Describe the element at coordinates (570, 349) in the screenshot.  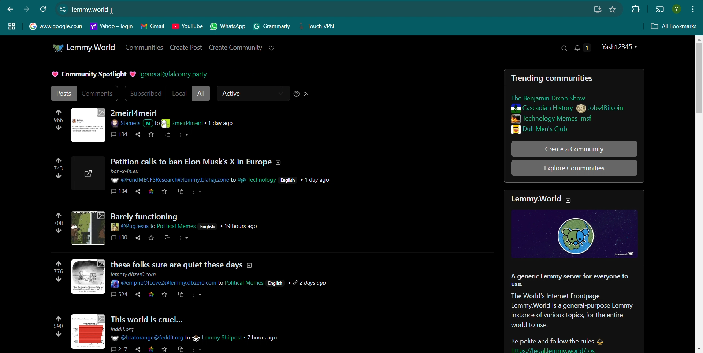
I see `Link` at that location.